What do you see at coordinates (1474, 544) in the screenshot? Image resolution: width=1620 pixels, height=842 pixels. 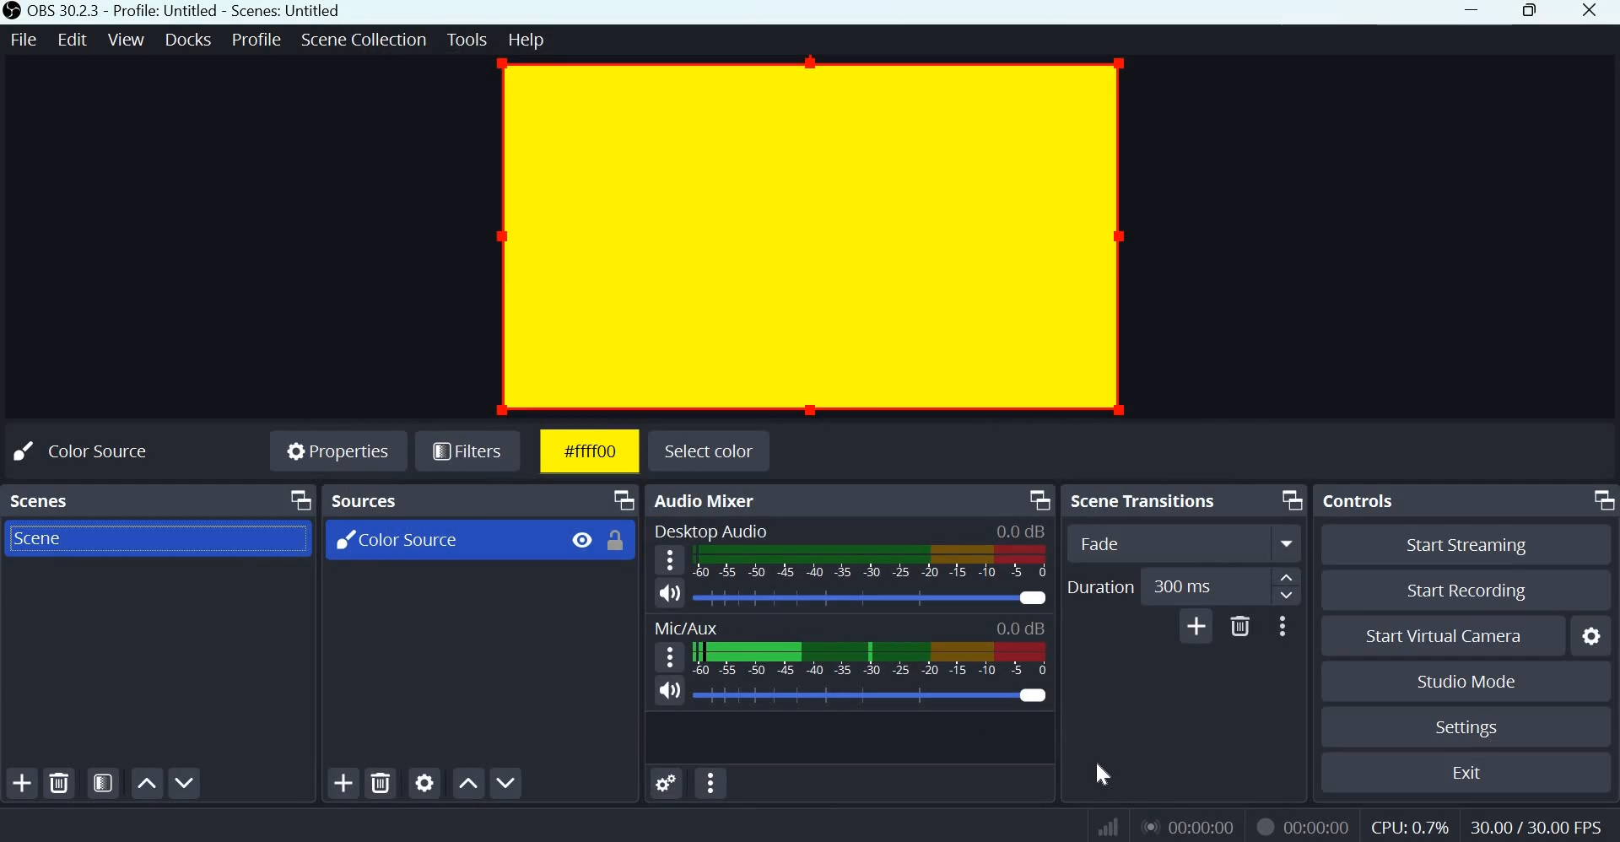 I see `Start streaming` at bounding box center [1474, 544].